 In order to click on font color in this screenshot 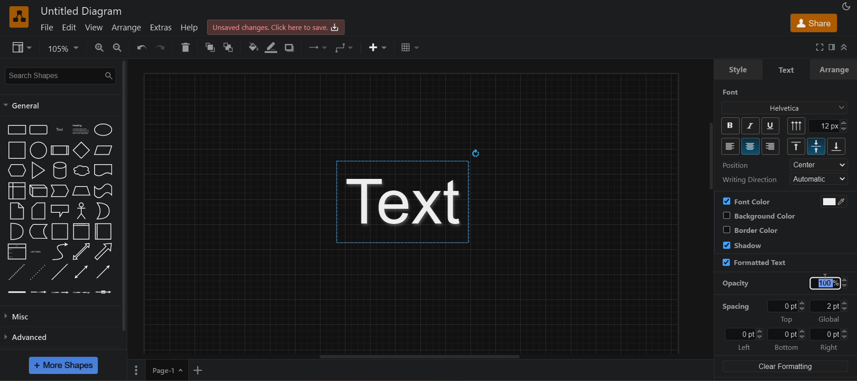, I will do `click(747, 201)`.